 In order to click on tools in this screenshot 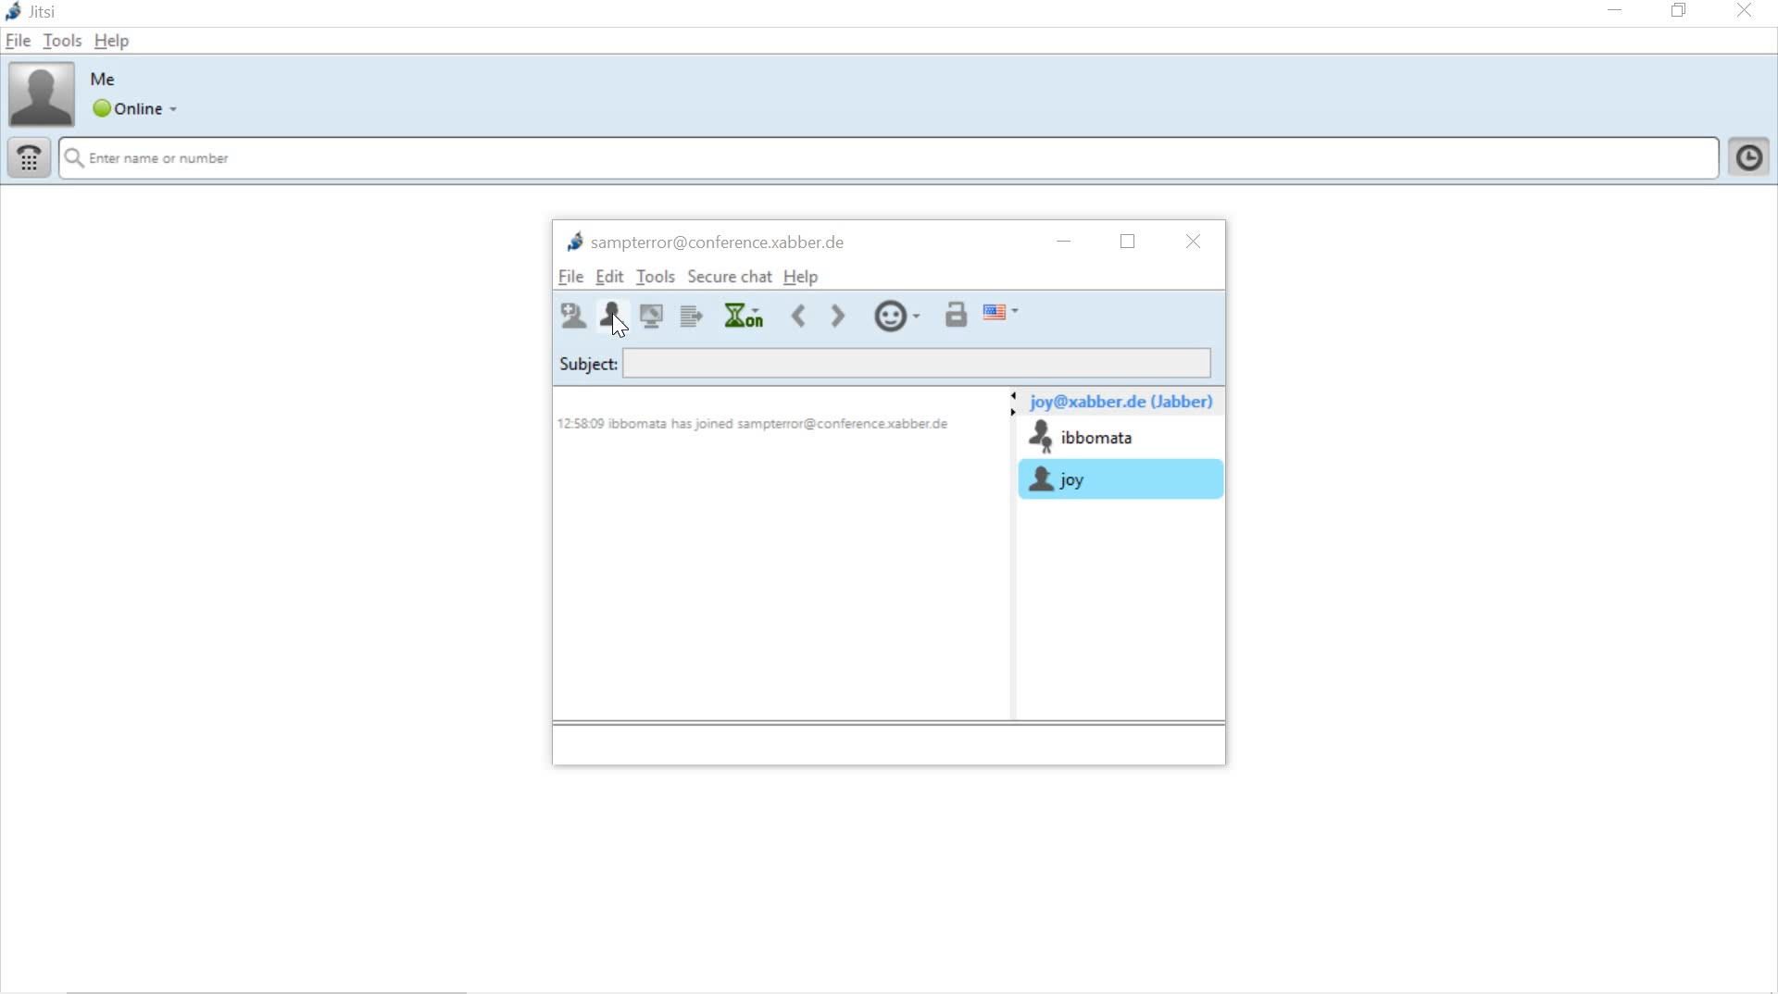, I will do `click(657, 278)`.